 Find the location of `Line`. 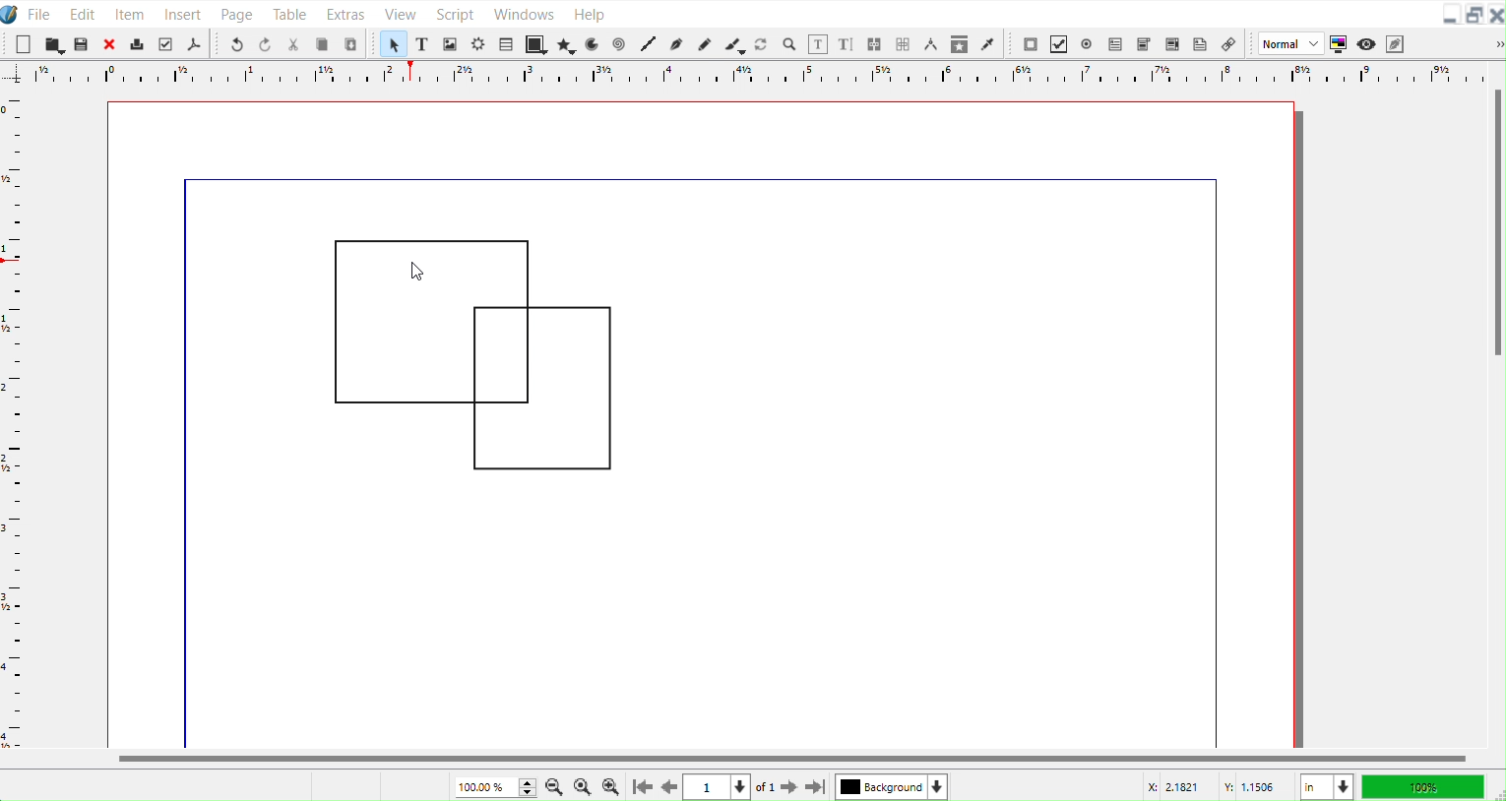

Line is located at coordinates (651, 45).